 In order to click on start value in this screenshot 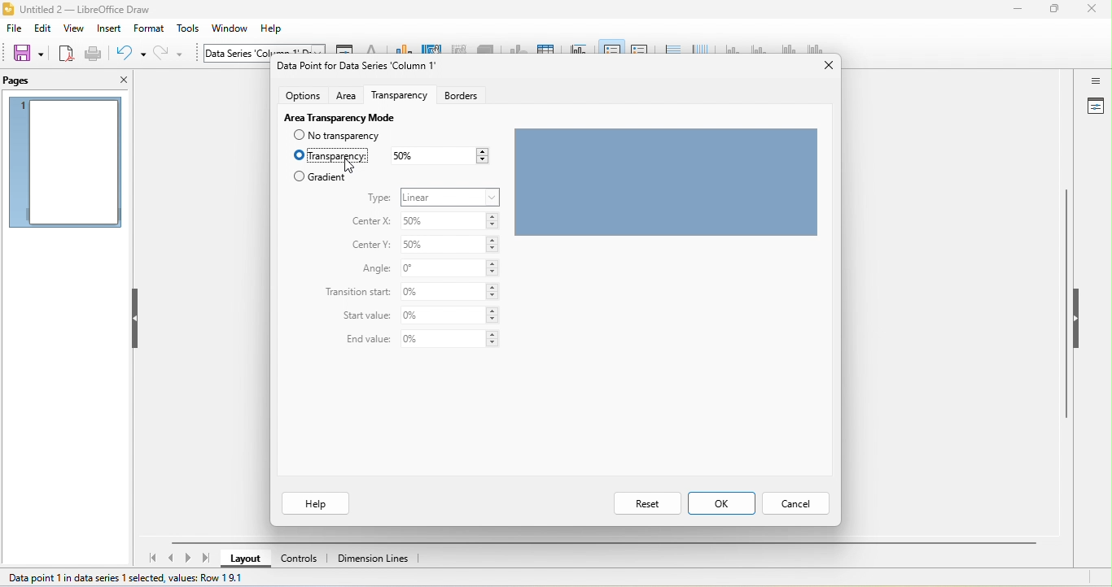, I will do `click(357, 315)`.